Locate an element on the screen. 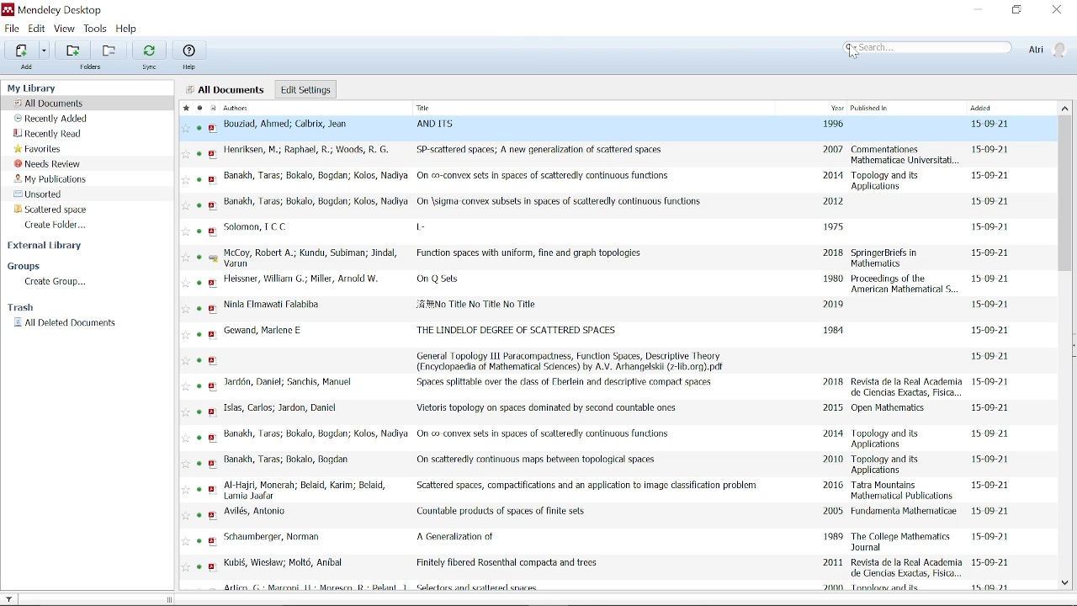 Image resolution: width=1077 pixels, height=606 pixels. Banakh, Taras; Bokalo, Bogdan On scatteredly continuous maps between topological spaces. 2010 Topology and its Applications 15-09-21 is located at coordinates (611, 463).